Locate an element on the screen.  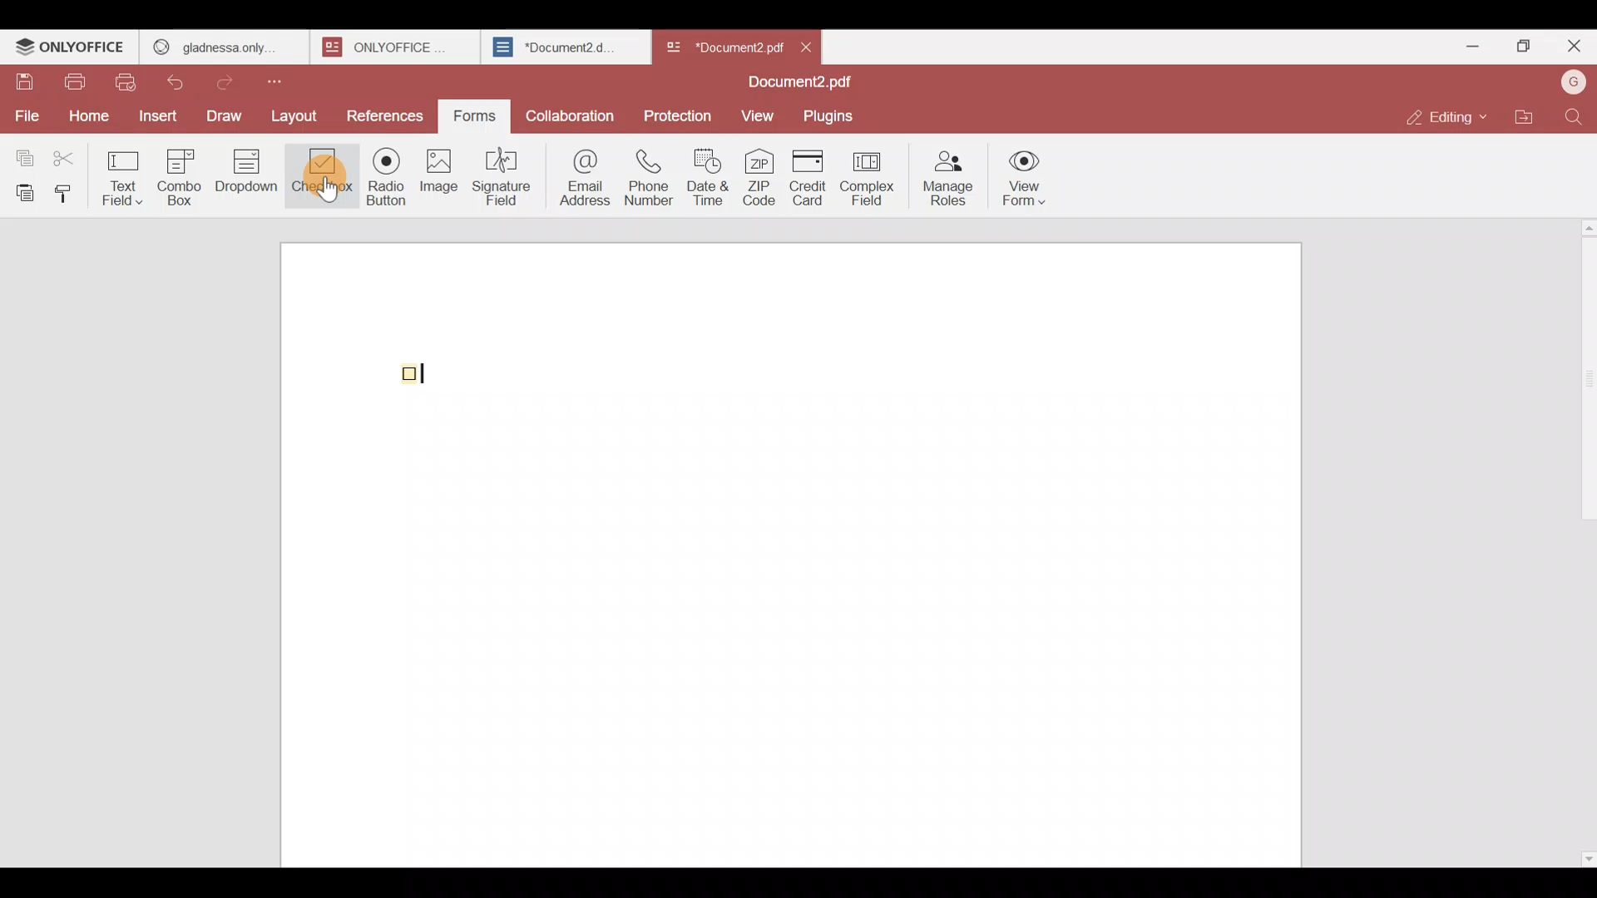
Minimize is located at coordinates (1466, 43).